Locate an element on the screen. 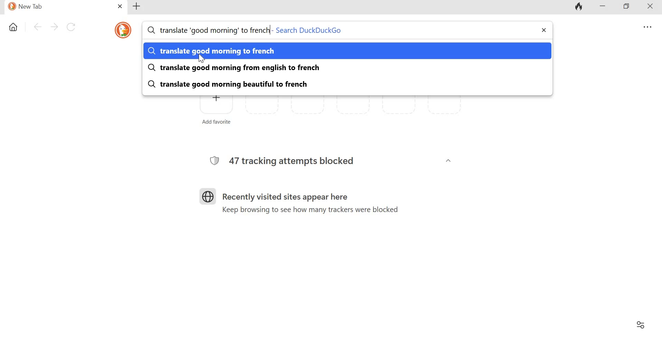  Maximize is located at coordinates (627, 7).